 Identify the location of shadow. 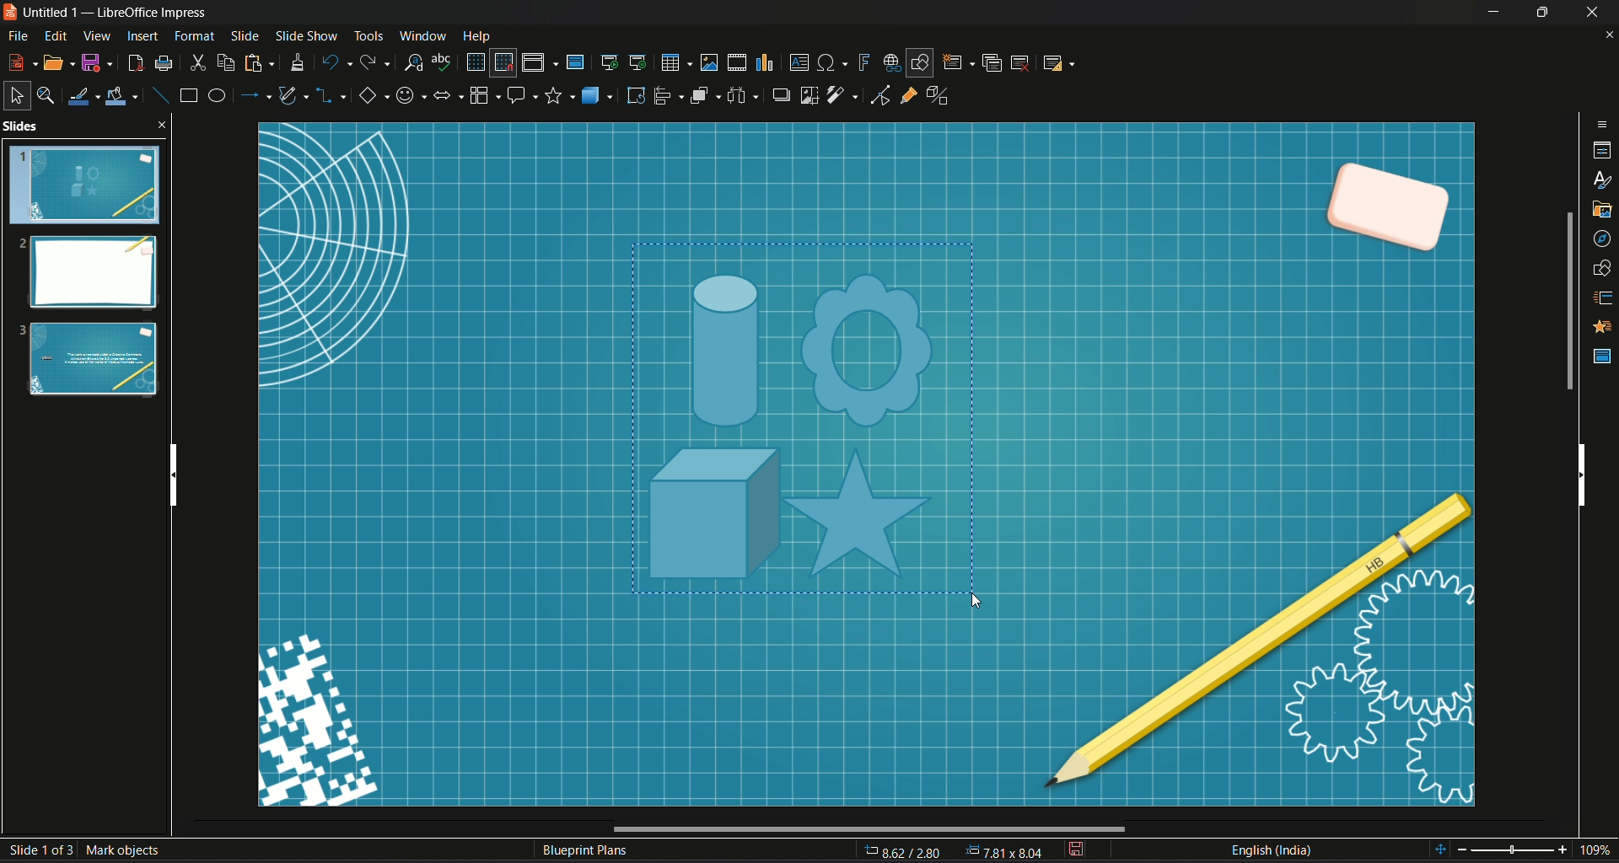
(778, 94).